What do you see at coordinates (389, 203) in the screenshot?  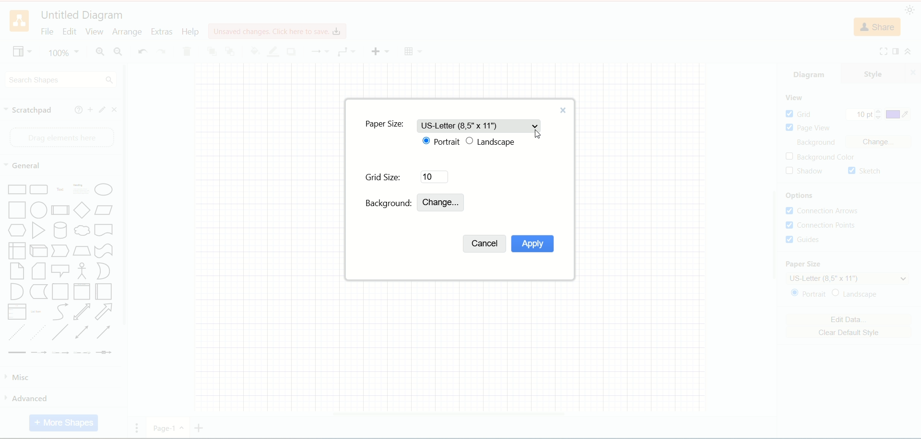 I see `background` at bounding box center [389, 203].